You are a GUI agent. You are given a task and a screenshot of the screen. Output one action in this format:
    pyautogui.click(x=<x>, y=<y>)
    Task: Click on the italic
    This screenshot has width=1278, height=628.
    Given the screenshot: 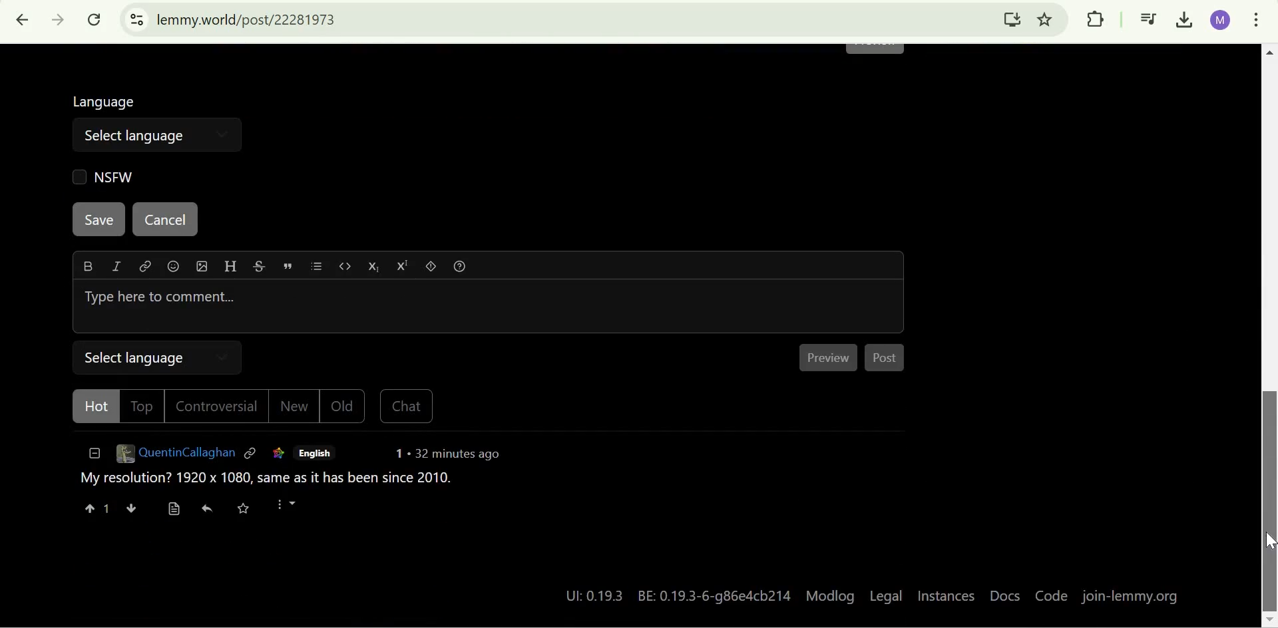 What is the action you would take?
    pyautogui.click(x=114, y=269)
    